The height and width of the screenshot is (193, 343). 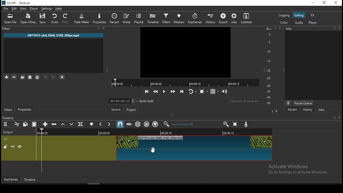 I want to click on peak meter, so click(x=82, y=19).